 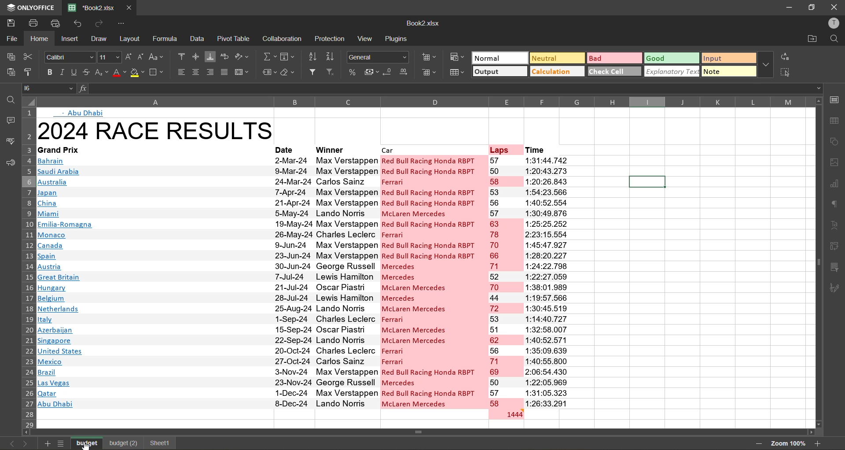 What do you see at coordinates (345, 282) in the screenshot?
I see `winner name` at bounding box center [345, 282].